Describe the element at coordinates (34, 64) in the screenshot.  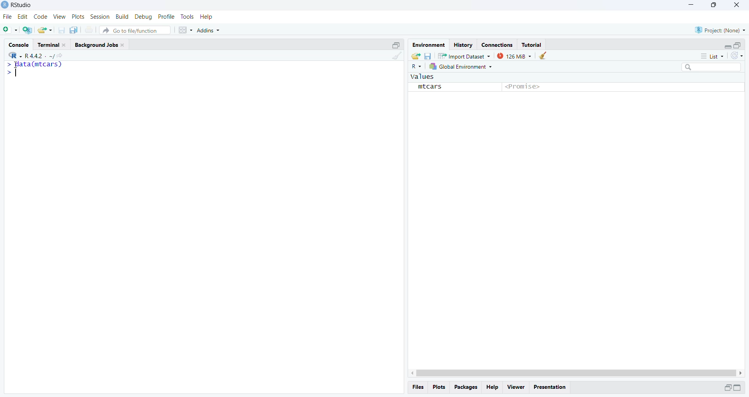
I see `data(mtcars)` at that location.